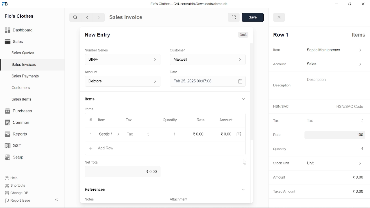  I want to click on unit, so click(335, 164).